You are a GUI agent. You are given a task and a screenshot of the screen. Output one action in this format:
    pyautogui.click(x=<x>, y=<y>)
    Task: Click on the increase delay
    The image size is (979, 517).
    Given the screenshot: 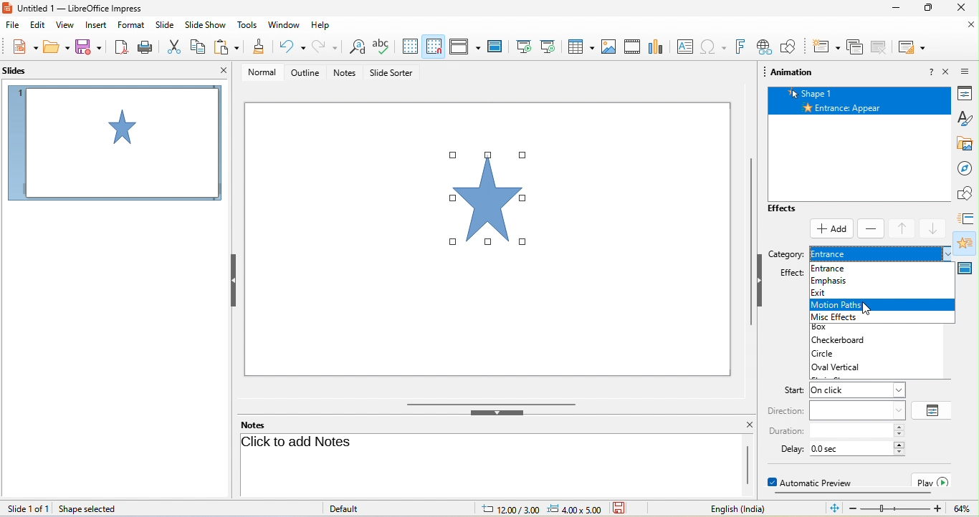 What is the action you would take?
    pyautogui.click(x=899, y=444)
    